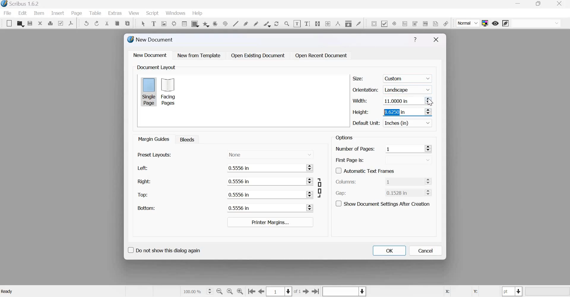  I want to click on Gap:, so click(341, 193).